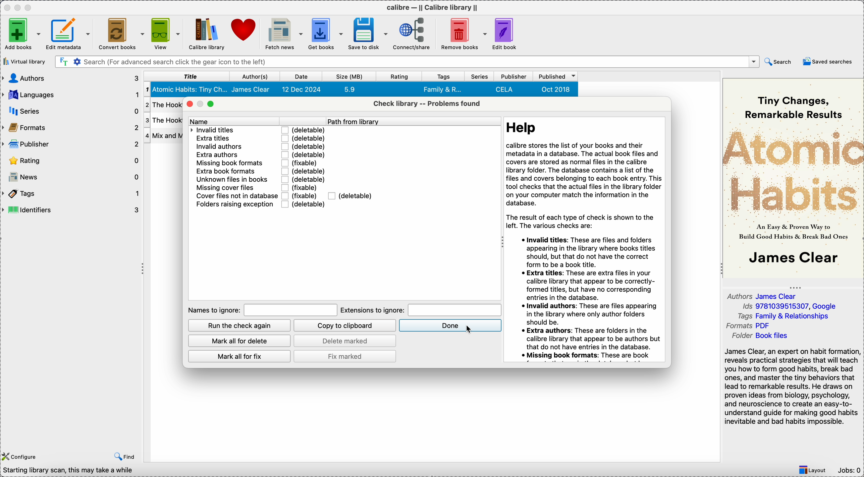  I want to click on mark all for delete, so click(241, 341).